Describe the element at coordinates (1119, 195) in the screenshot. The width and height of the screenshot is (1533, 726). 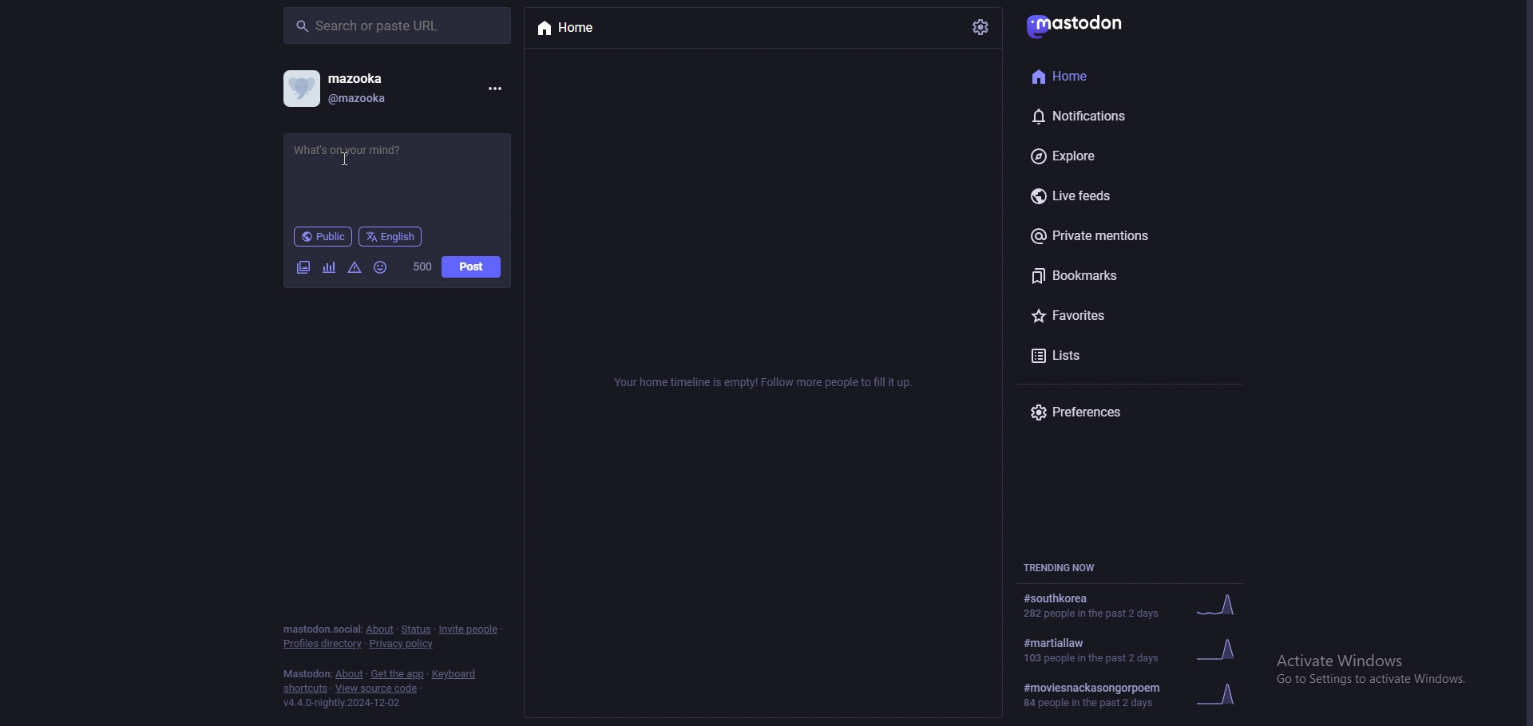
I see `live feeds` at that location.